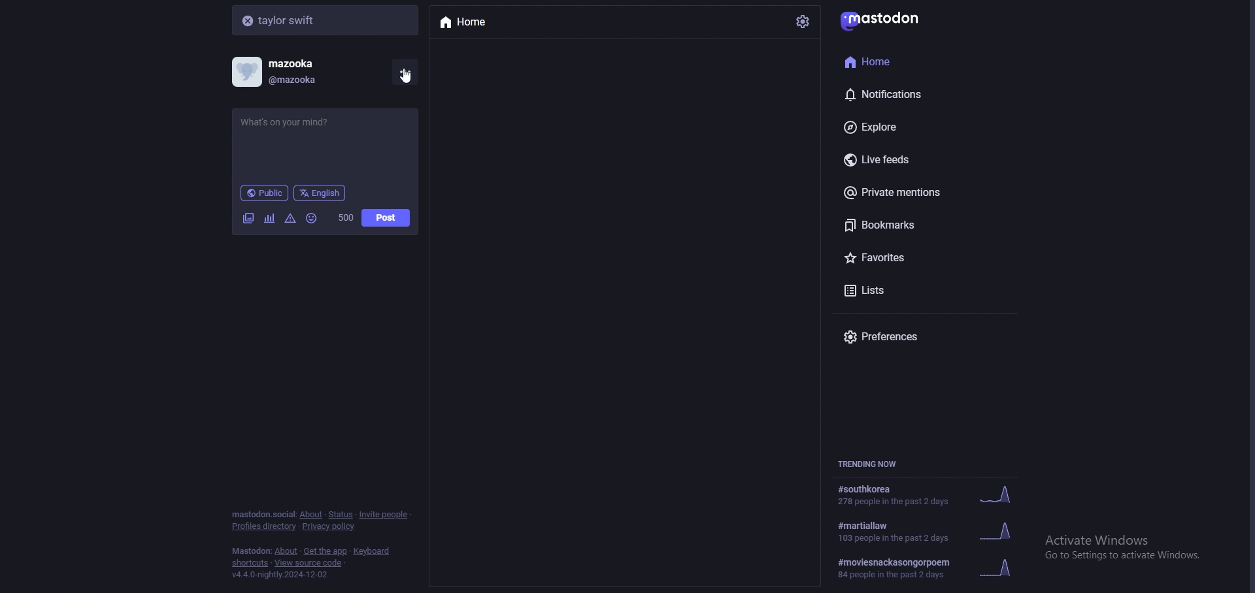 This screenshot has height=593, width=1255. Describe the element at coordinates (312, 515) in the screenshot. I see `about` at that location.